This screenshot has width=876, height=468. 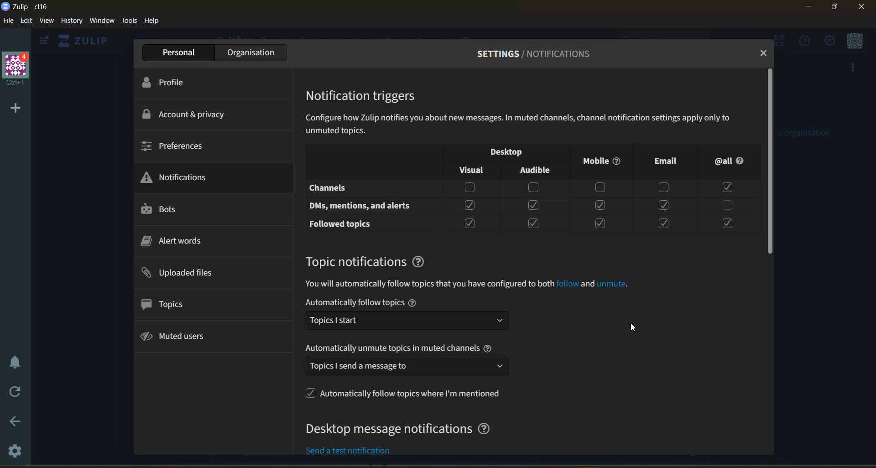 What do you see at coordinates (16, 392) in the screenshot?
I see `reload` at bounding box center [16, 392].